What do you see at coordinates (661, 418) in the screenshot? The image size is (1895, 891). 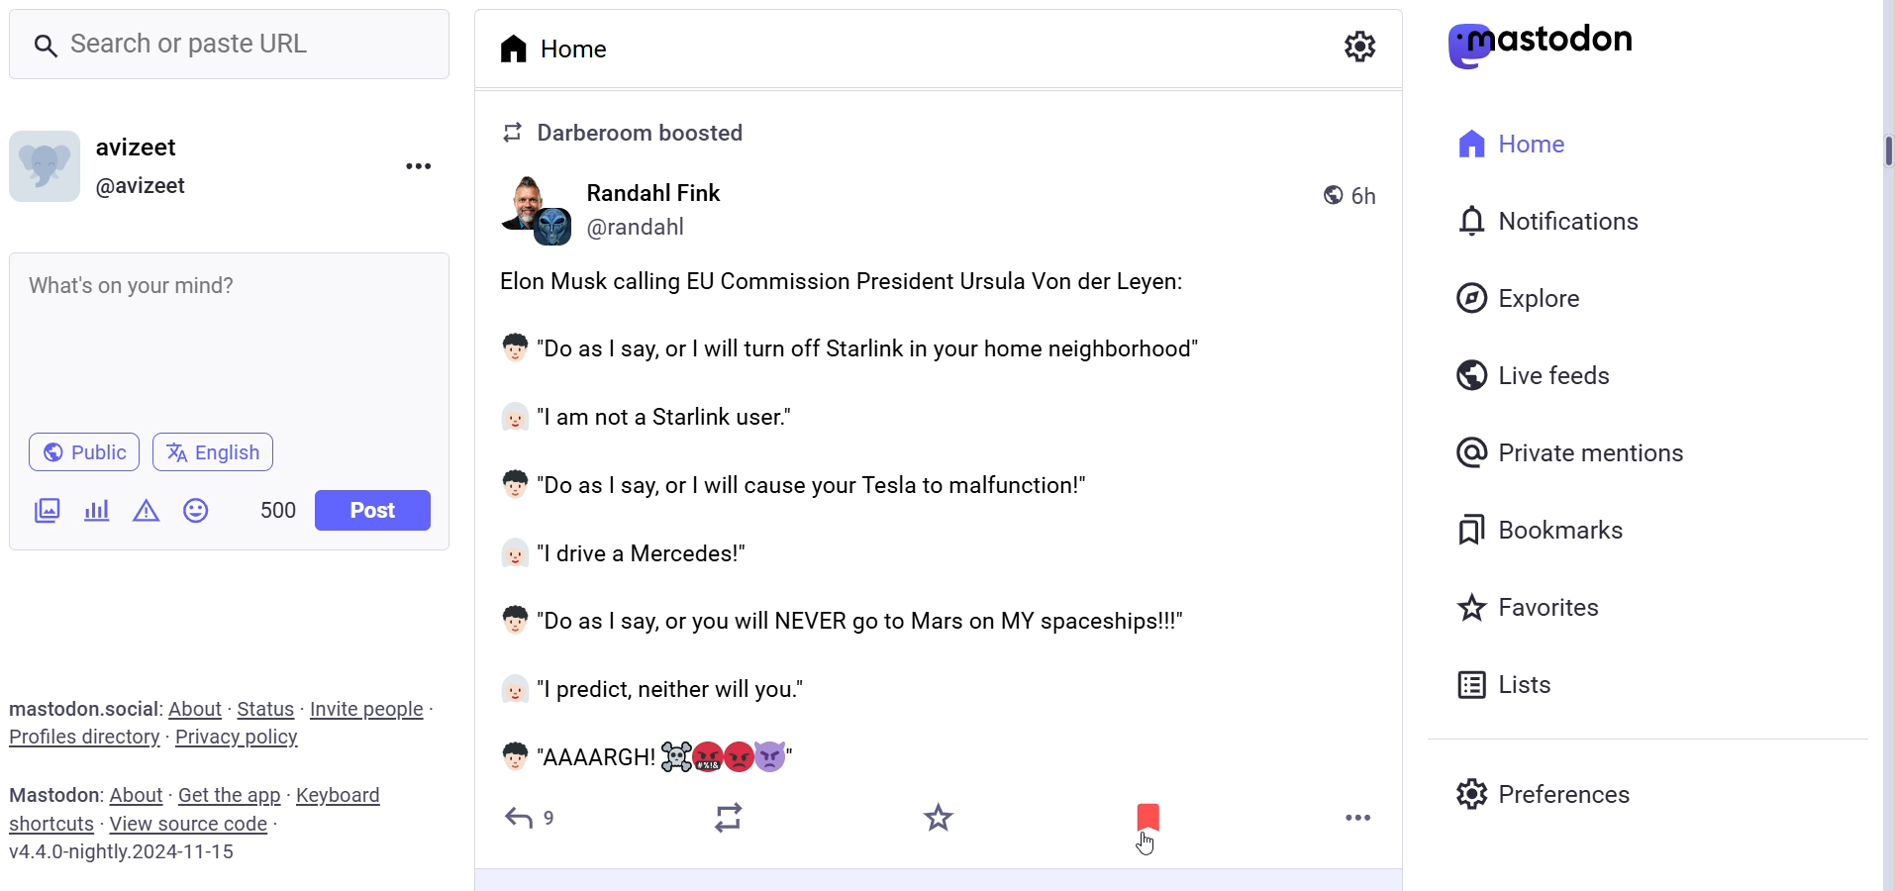 I see `“l am not a Starlink user."` at bounding box center [661, 418].